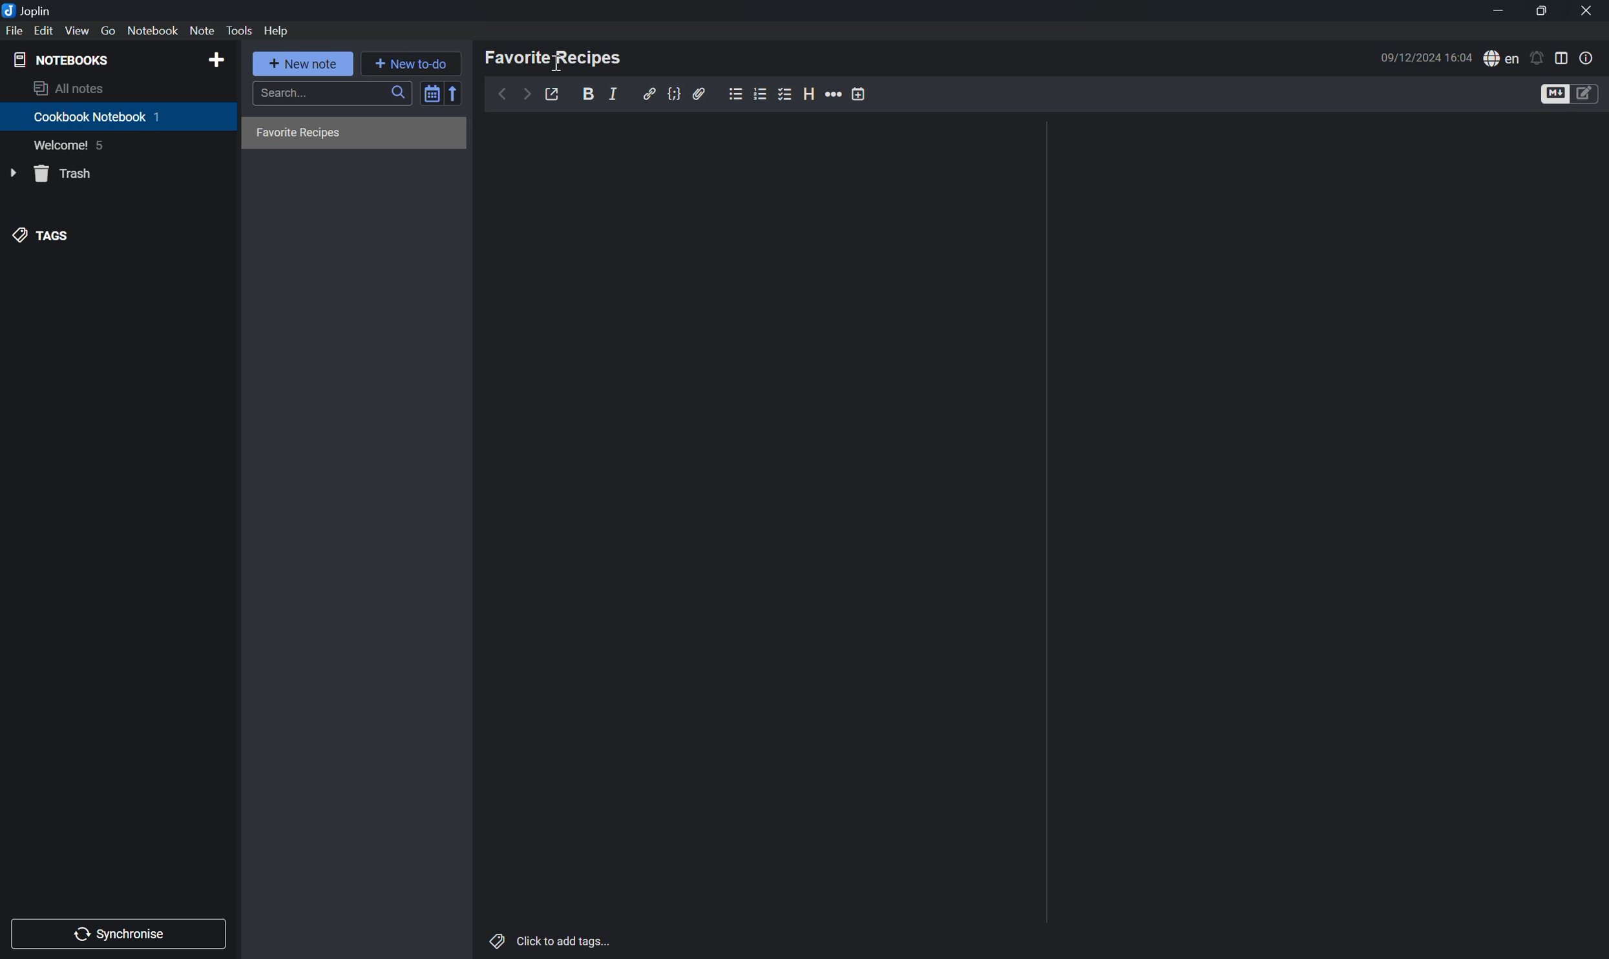 Image resolution: width=1609 pixels, height=959 pixels. Describe the element at coordinates (78, 30) in the screenshot. I see `View` at that location.